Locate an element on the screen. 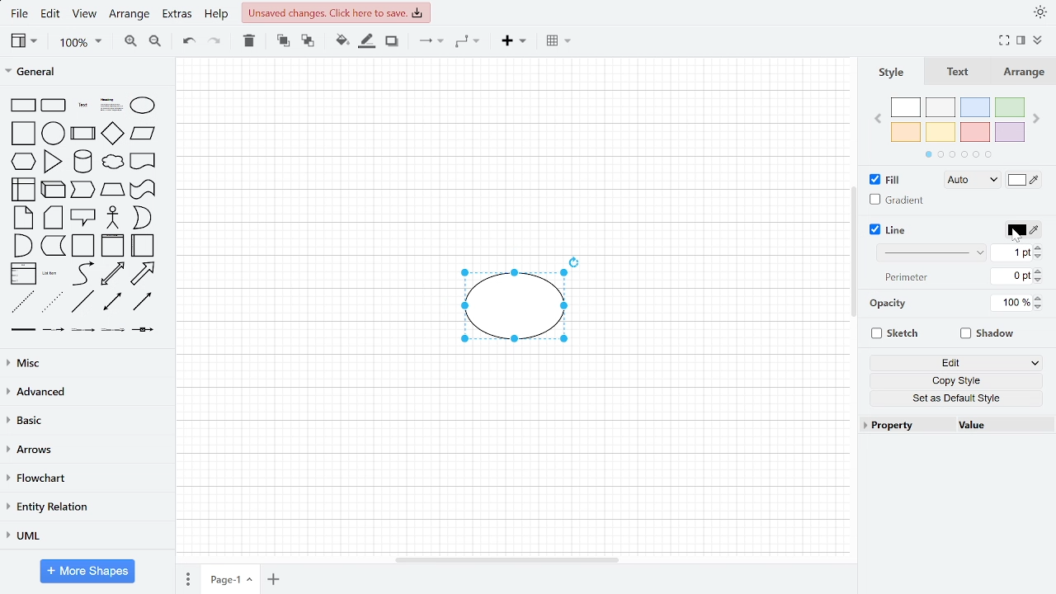  ash is located at coordinates (940, 107).